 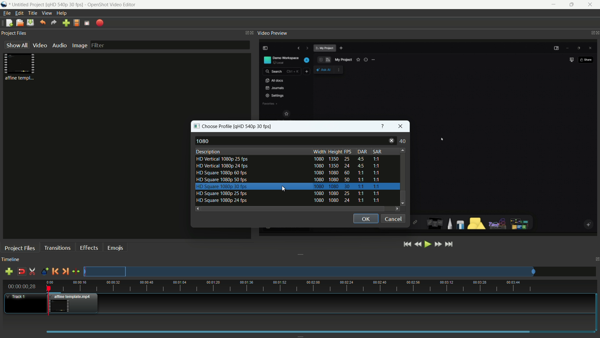 What do you see at coordinates (60, 45) in the screenshot?
I see `audio` at bounding box center [60, 45].